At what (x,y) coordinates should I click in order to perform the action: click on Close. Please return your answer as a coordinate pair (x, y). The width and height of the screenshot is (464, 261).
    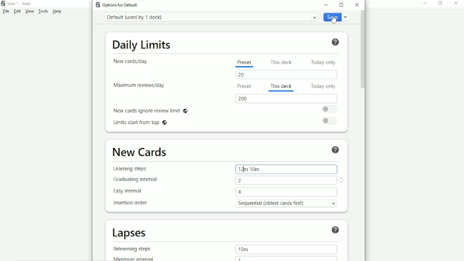
    Looking at the image, I should click on (356, 5).